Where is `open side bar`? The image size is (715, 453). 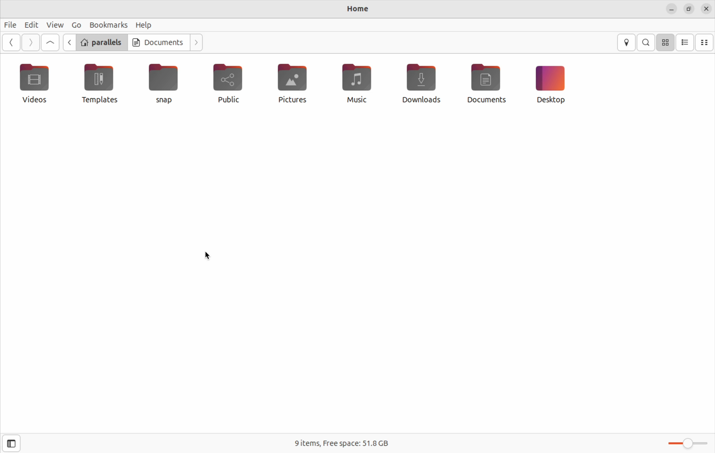 open side bar is located at coordinates (9, 444).